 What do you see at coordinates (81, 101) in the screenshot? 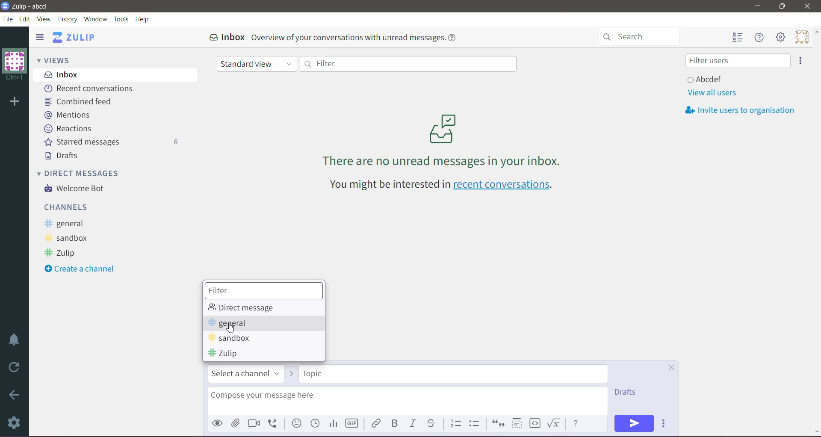
I see `Combined feed` at bounding box center [81, 101].